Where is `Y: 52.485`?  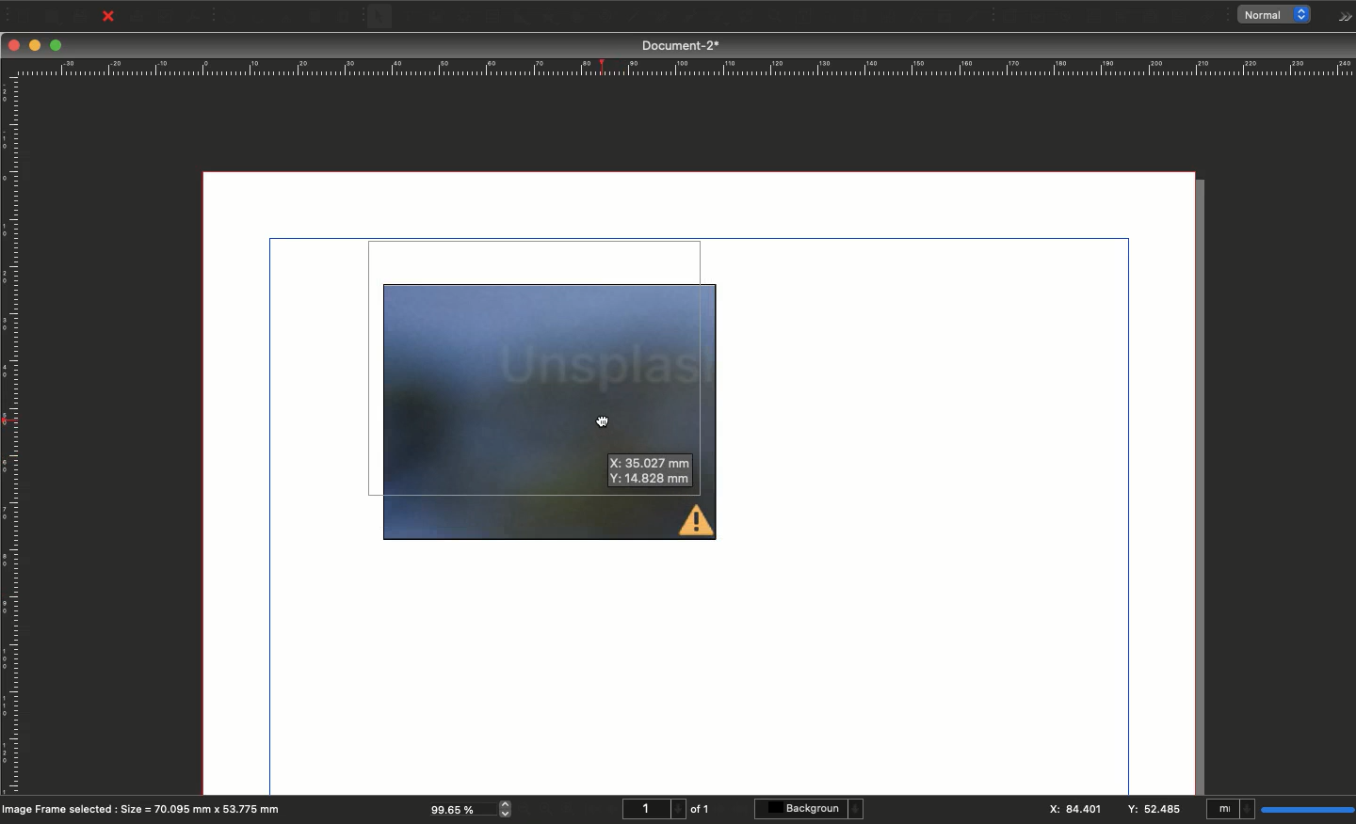
Y: 52.485 is located at coordinates (1156, 809).